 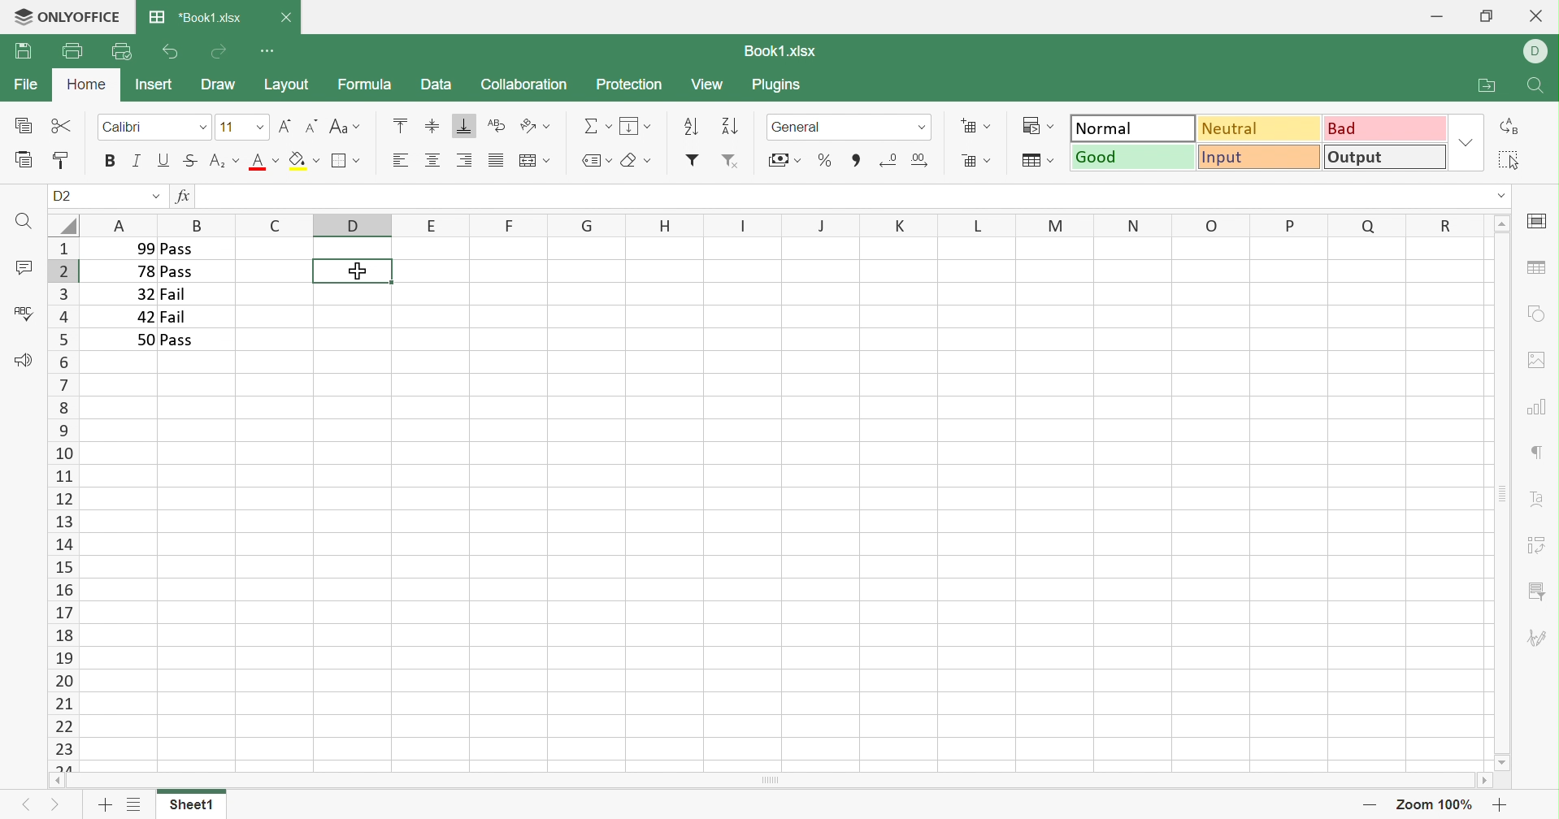 What do you see at coordinates (145, 317) in the screenshot?
I see `42` at bounding box center [145, 317].